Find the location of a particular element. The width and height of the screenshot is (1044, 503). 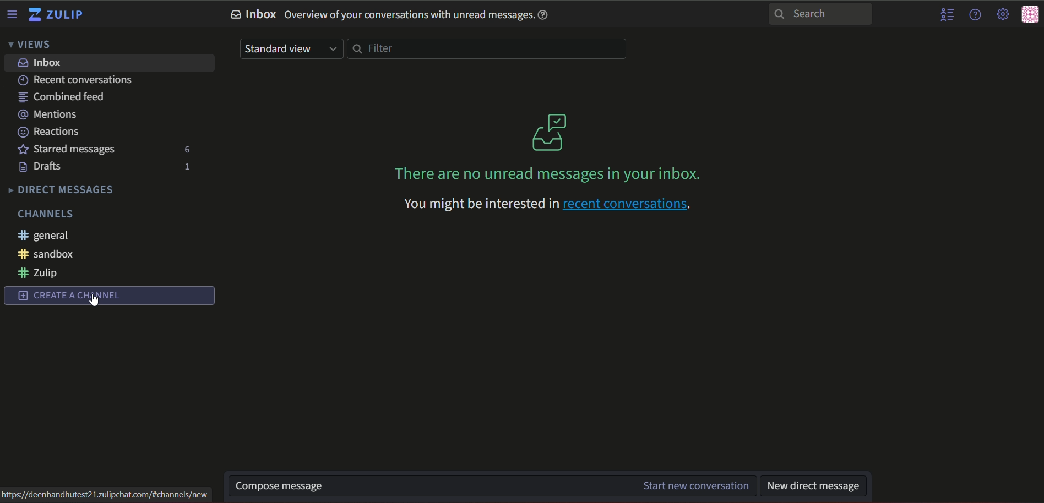

views is located at coordinates (33, 45).